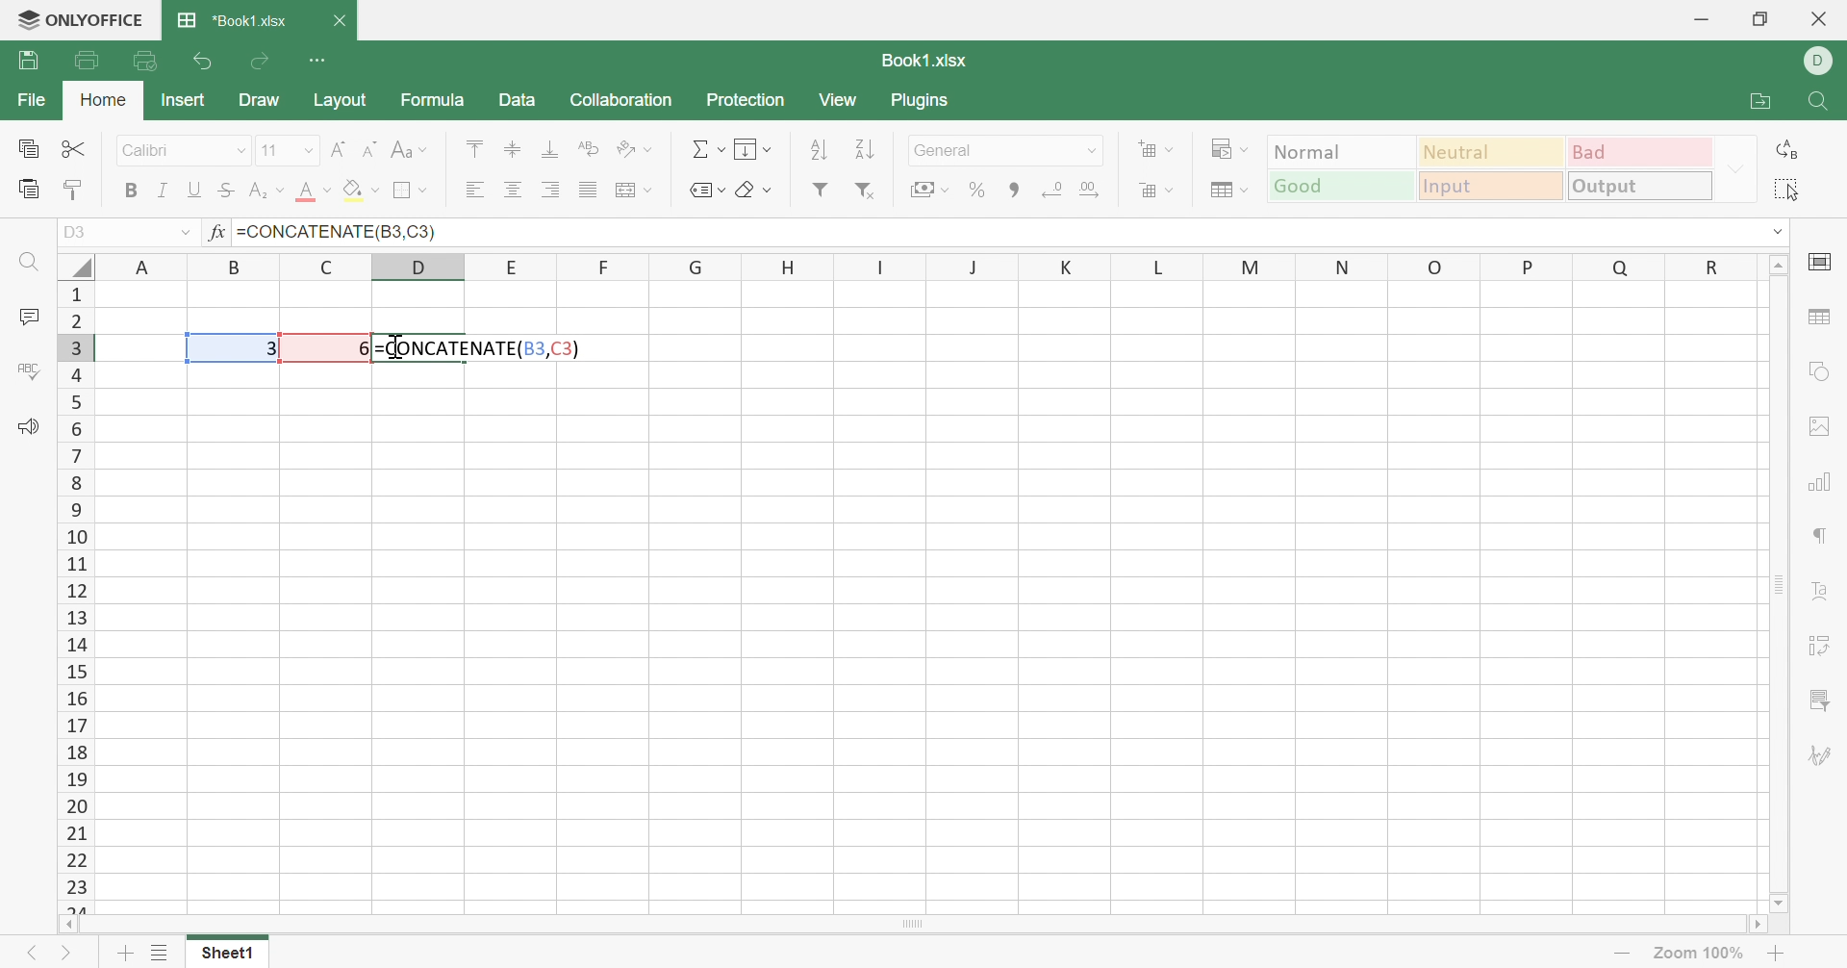 This screenshot has height=968, width=1847. I want to click on Neutral, so click(1493, 154).